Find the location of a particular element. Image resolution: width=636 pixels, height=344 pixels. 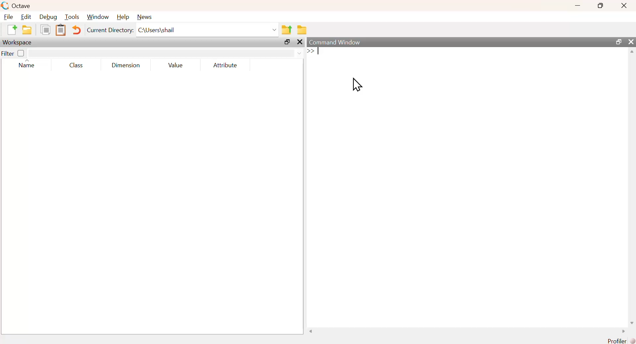

file is located at coordinates (9, 17).